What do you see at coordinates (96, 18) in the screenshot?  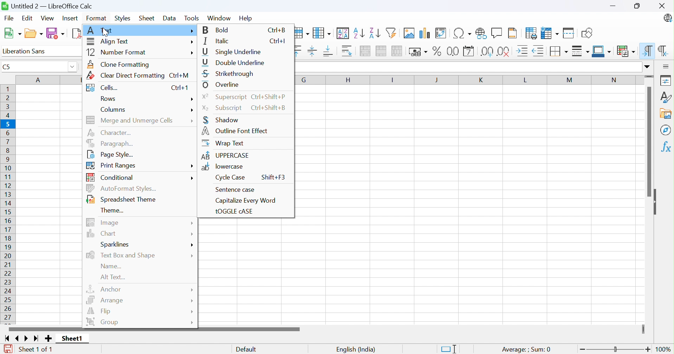 I see `Format` at bounding box center [96, 18].